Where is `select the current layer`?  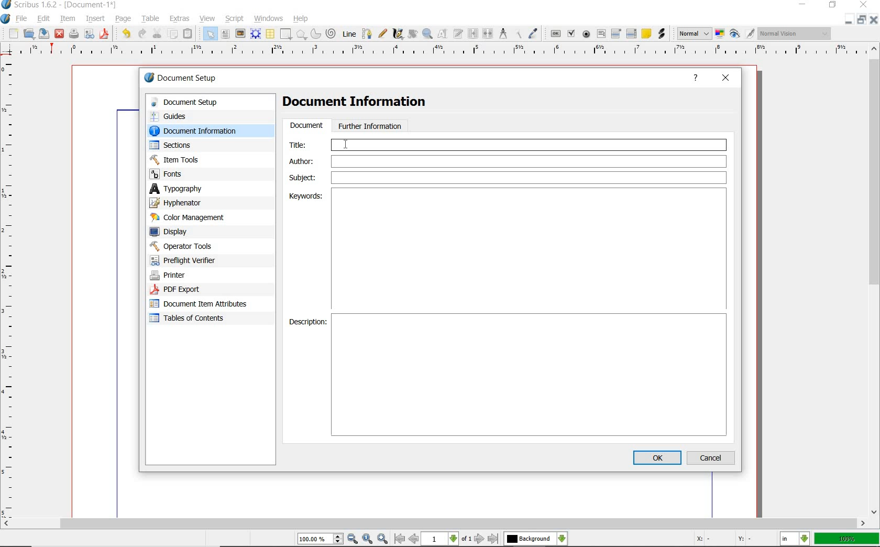 select the current layer is located at coordinates (536, 539).